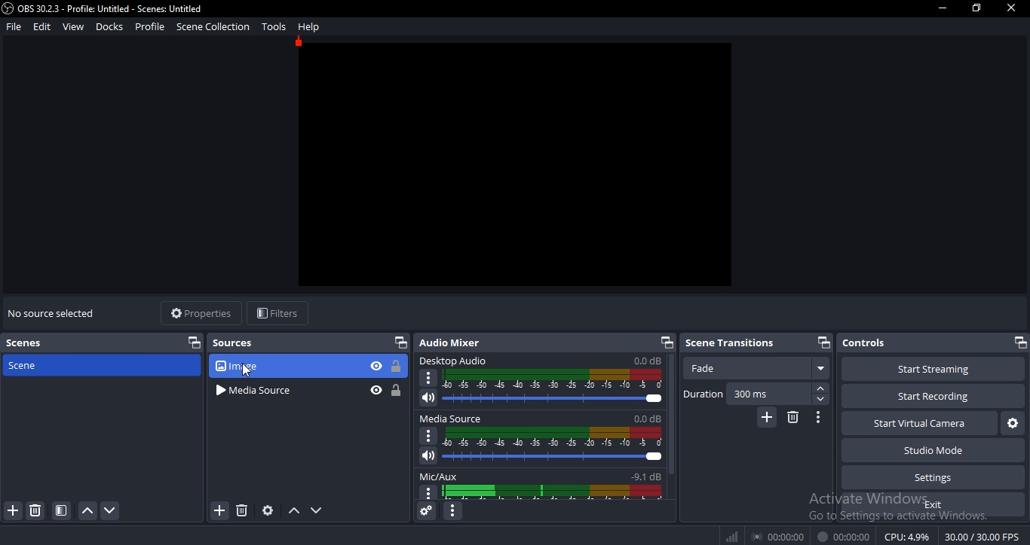  What do you see at coordinates (84, 512) in the screenshot?
I see `move up` at bounding box center [84, 512].